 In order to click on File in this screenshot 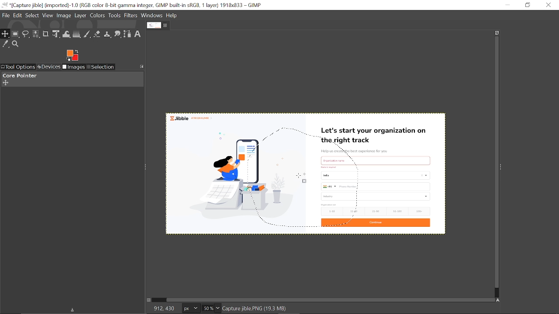, I will do `click(6, 16)`.